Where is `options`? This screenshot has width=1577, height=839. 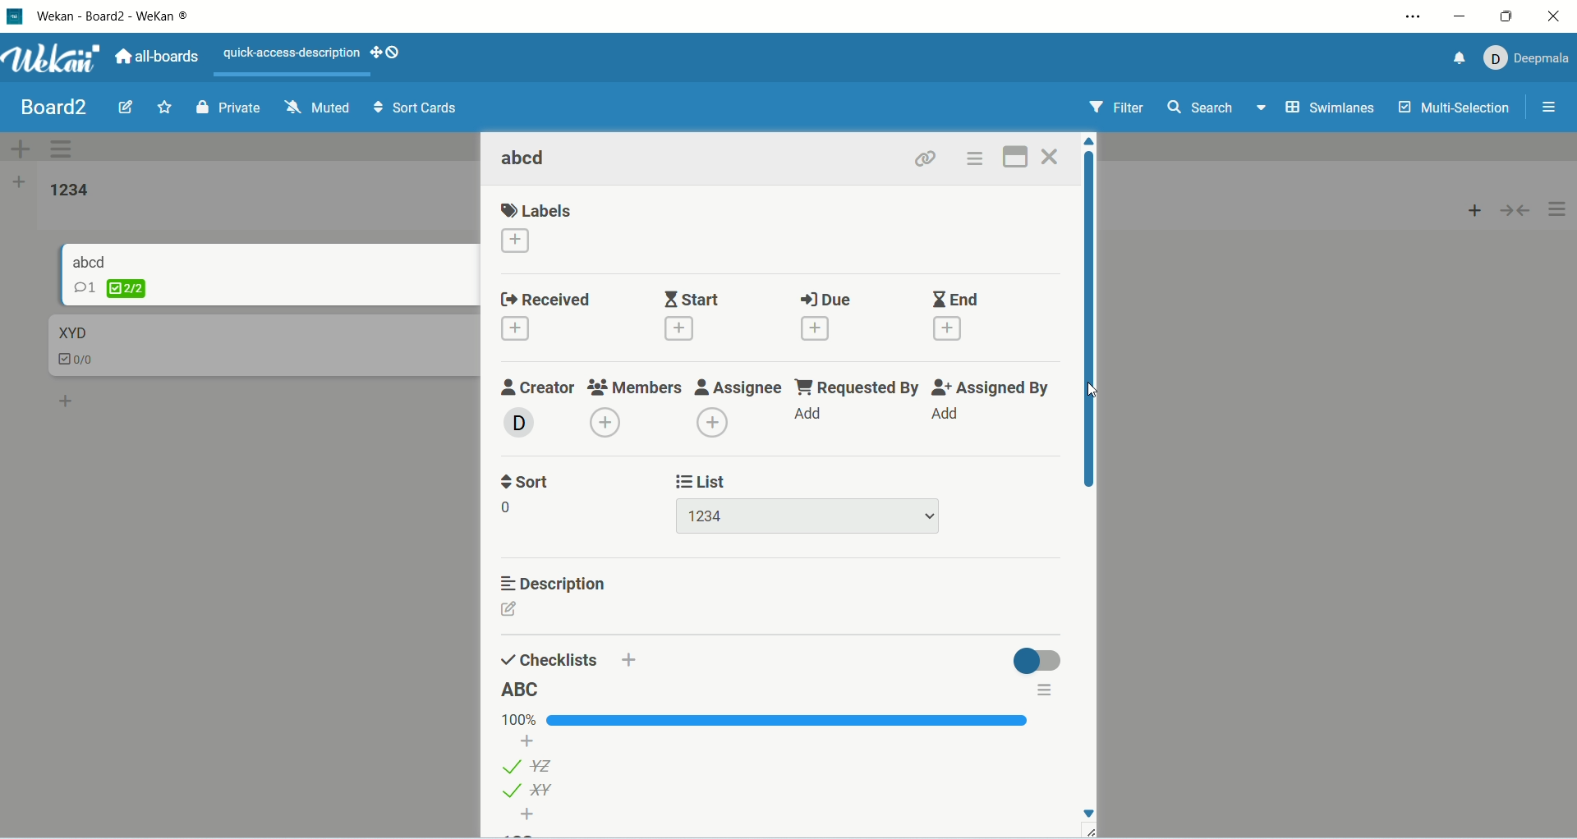
options is located at coordinates (1560, 210).